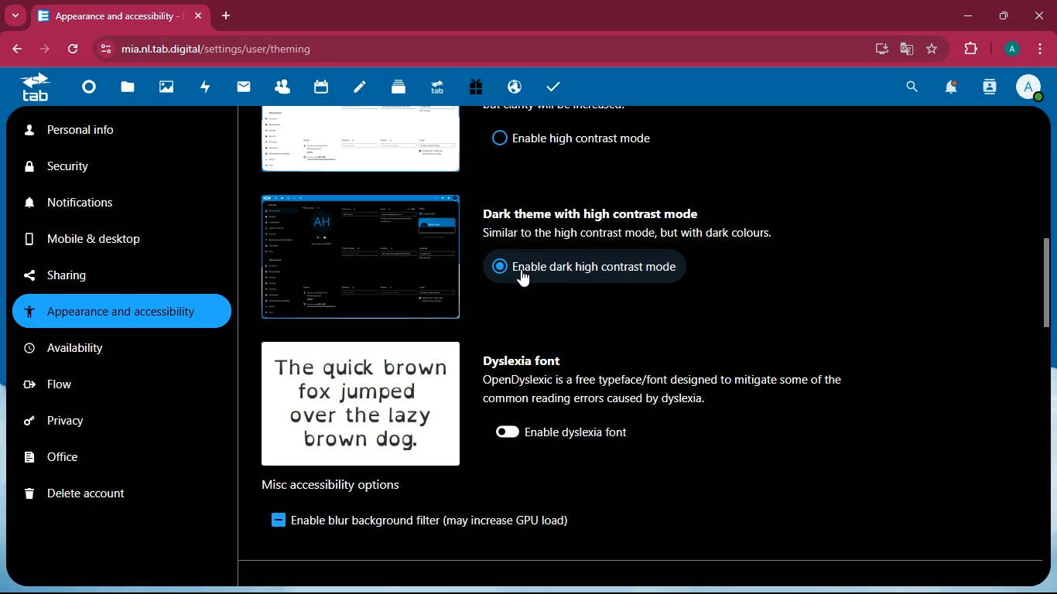  Describe the element at coordinates (557, 85) in the screenshot. I see `tasks` at that location.